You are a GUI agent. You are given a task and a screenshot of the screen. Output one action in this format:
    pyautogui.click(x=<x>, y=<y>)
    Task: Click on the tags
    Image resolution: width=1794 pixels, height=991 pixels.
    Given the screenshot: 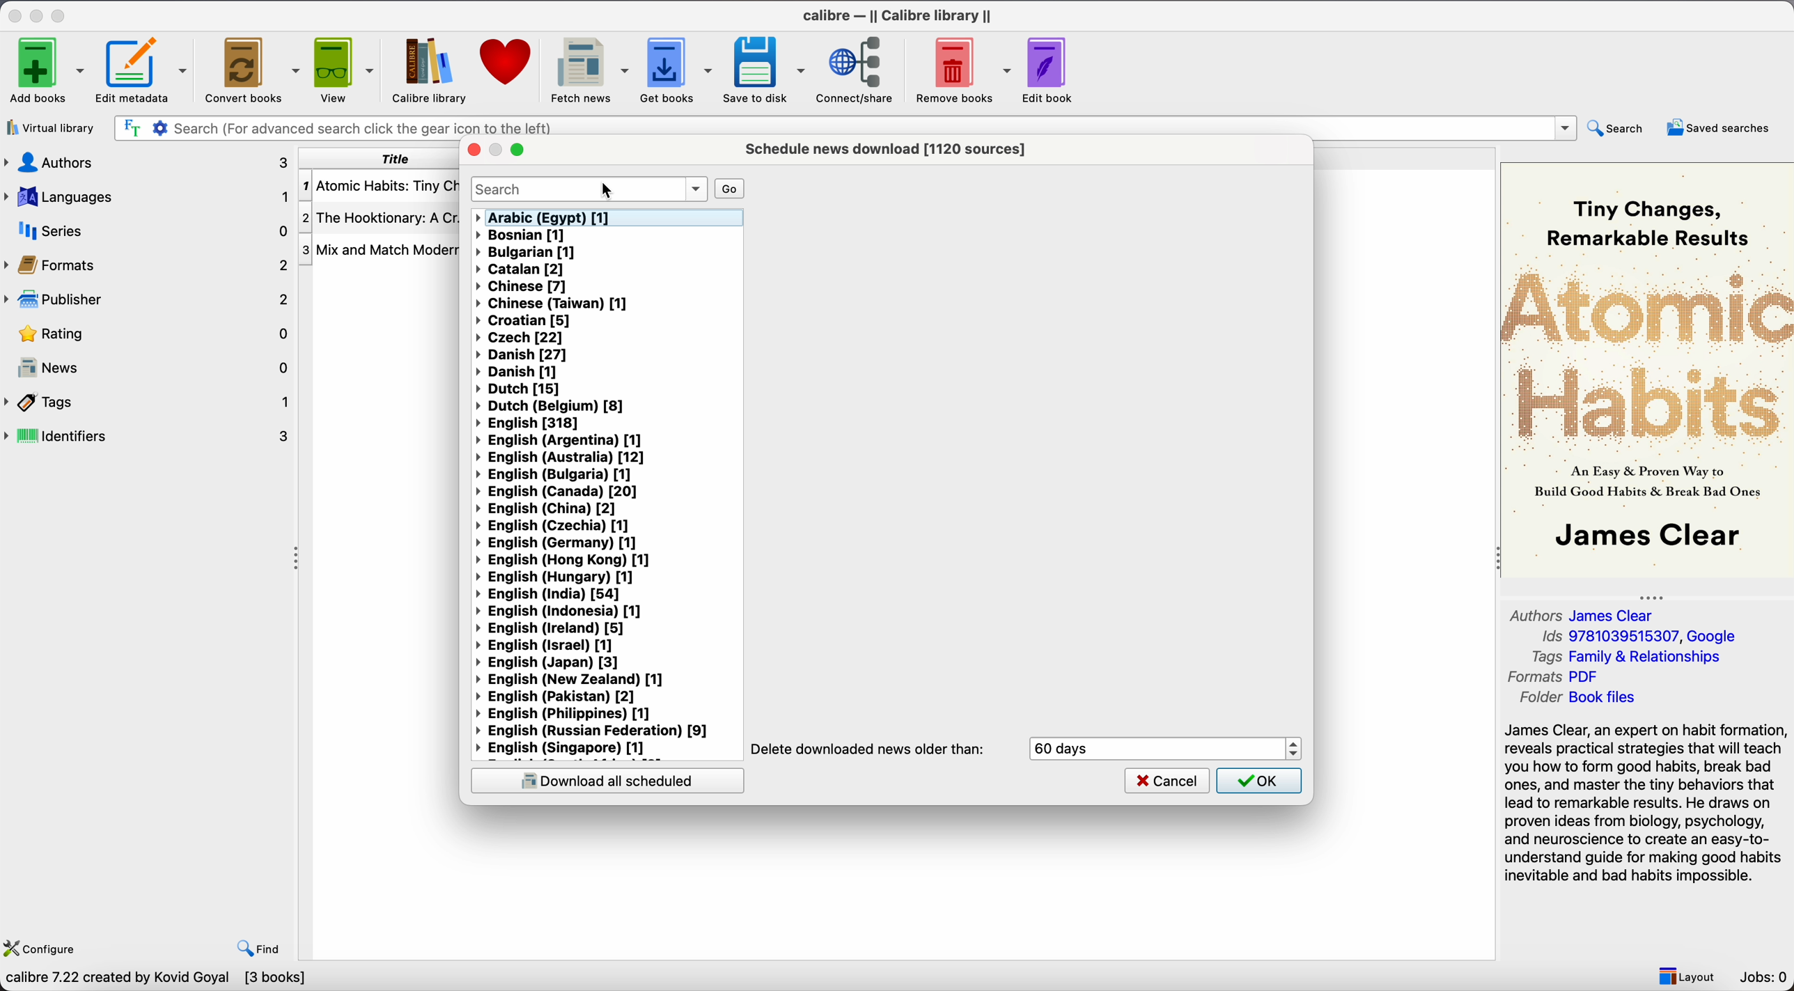 What is the action you would take?
    pyautogui.click(x=148, y=403)
    